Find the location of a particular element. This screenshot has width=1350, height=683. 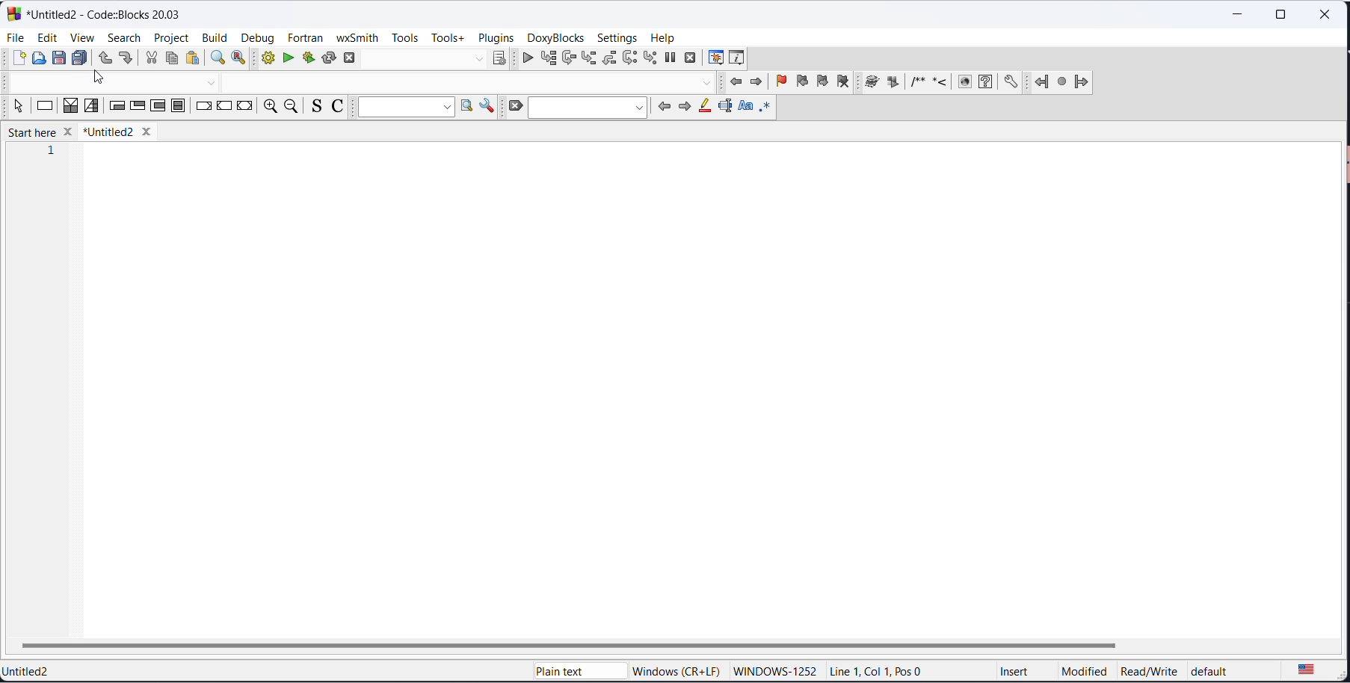

Debug is located at coordinates (256, 36).